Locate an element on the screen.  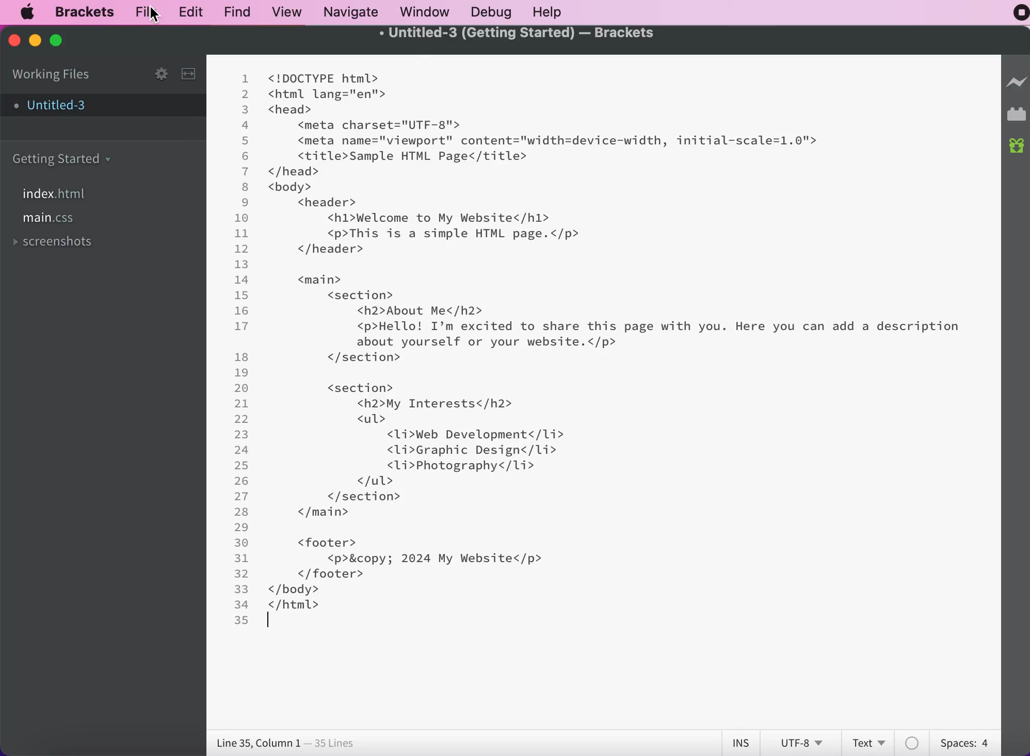
Untitled-3 (getting started)-Brackets is located at coordinates (517, 35).